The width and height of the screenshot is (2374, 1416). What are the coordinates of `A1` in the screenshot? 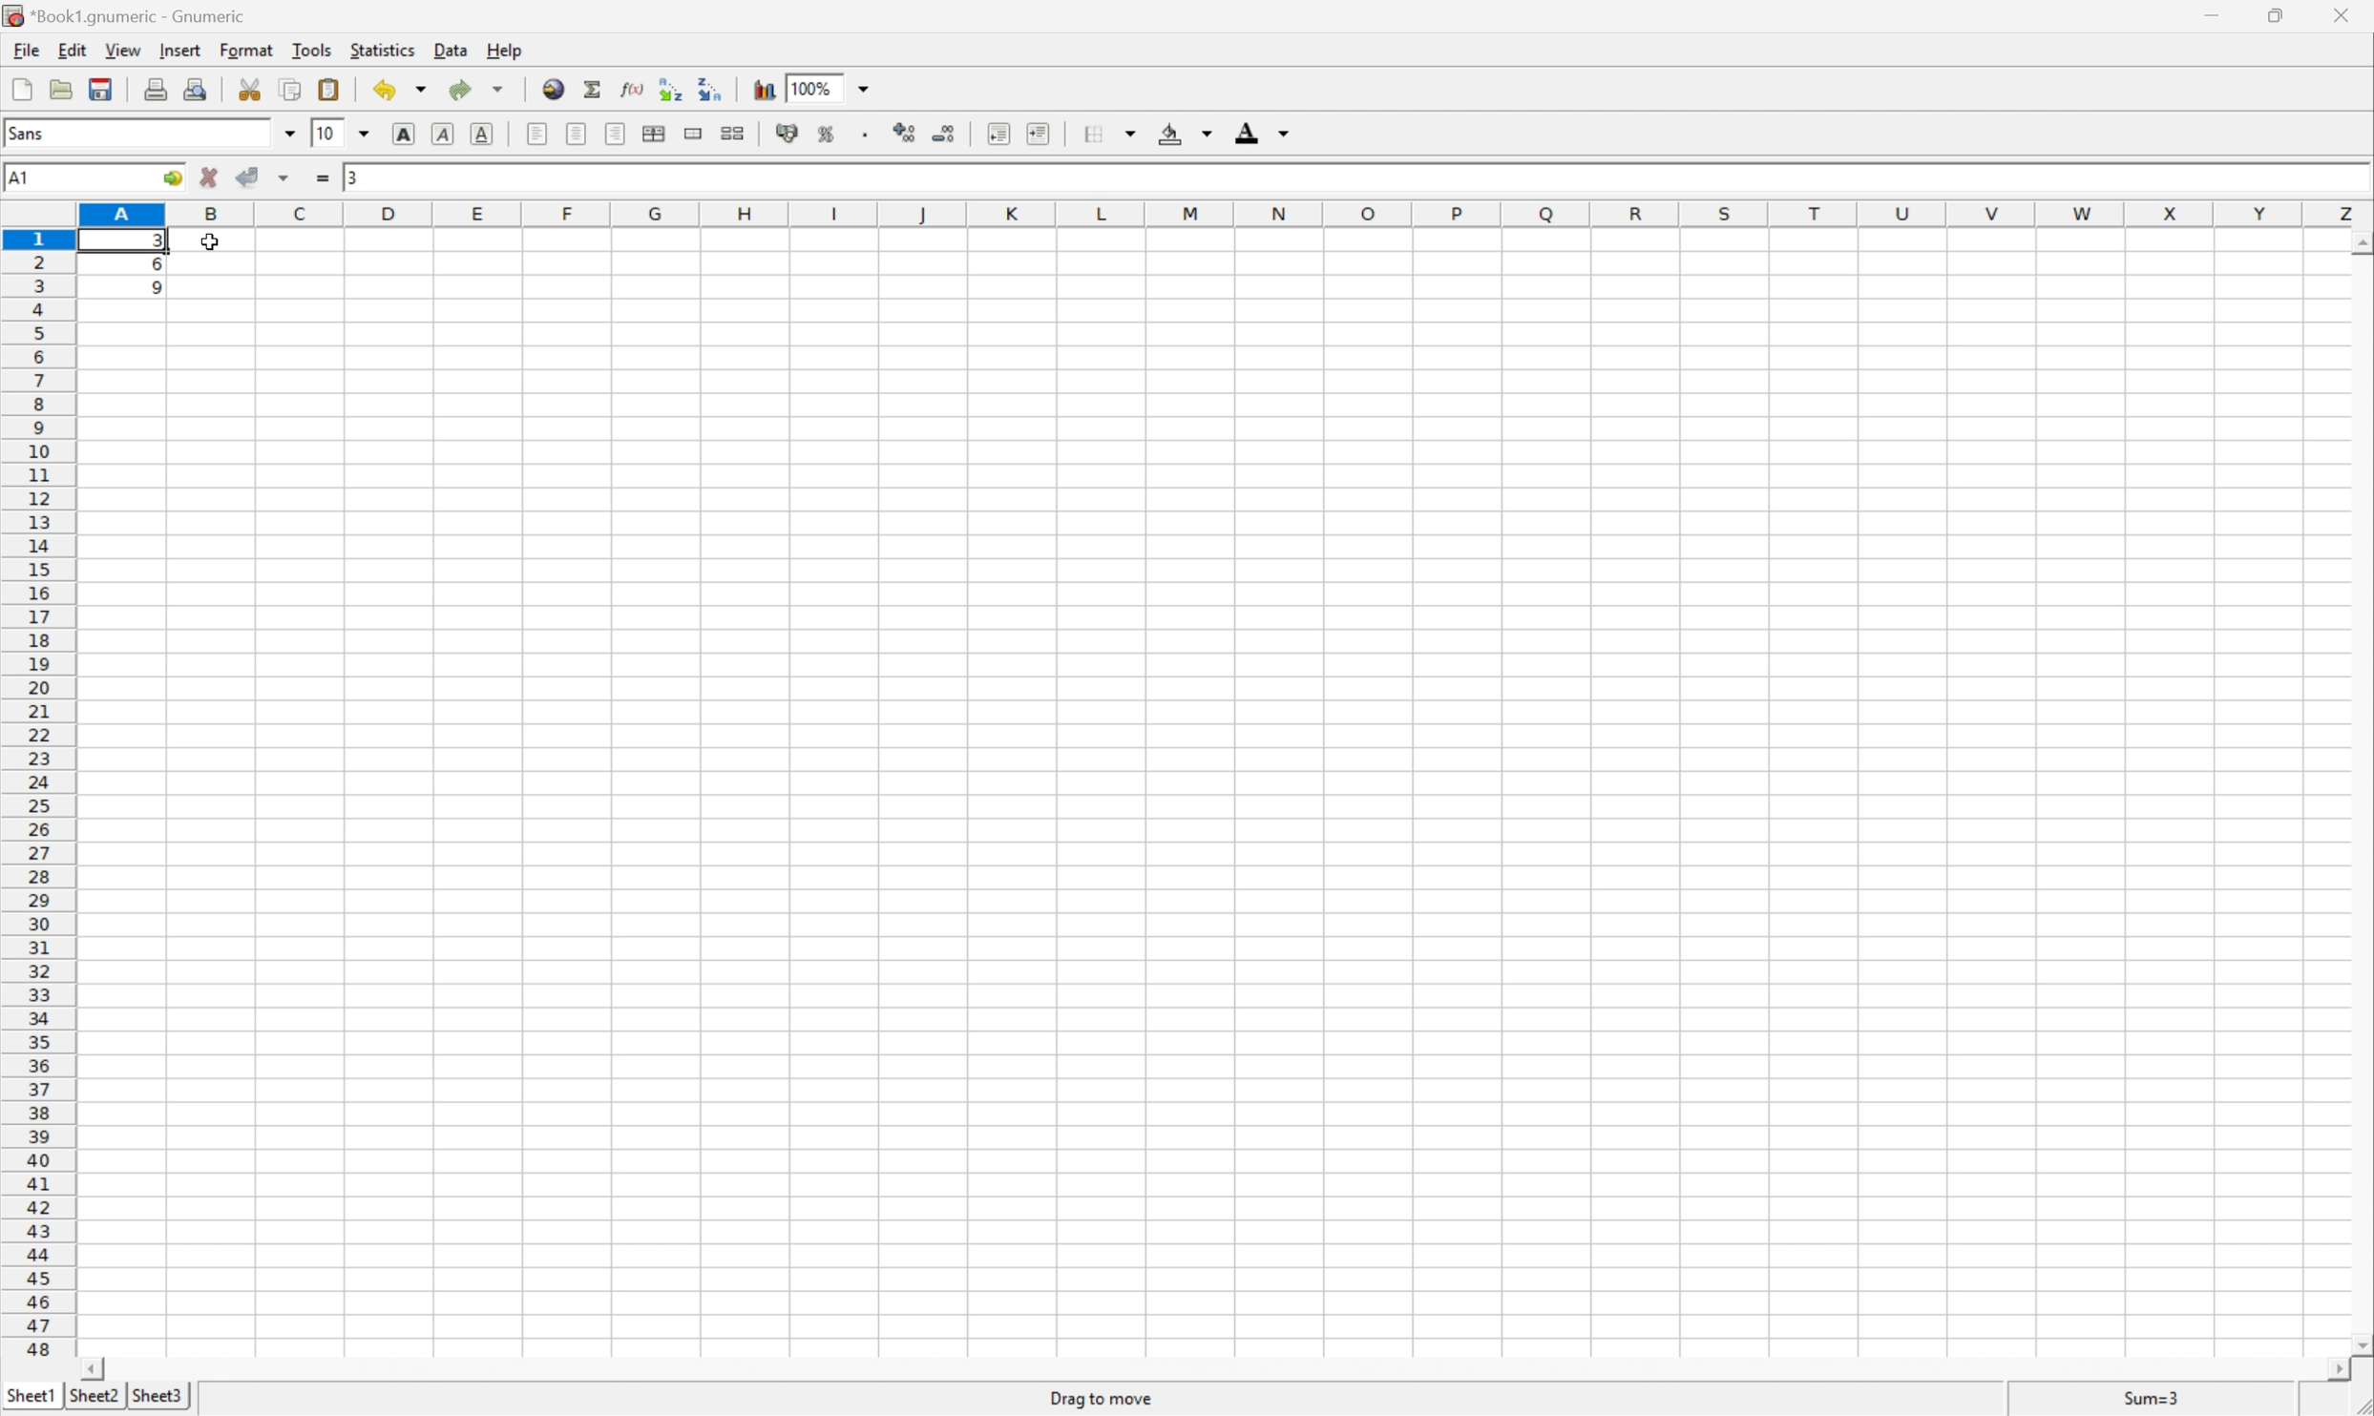 It's located at (16, 180).